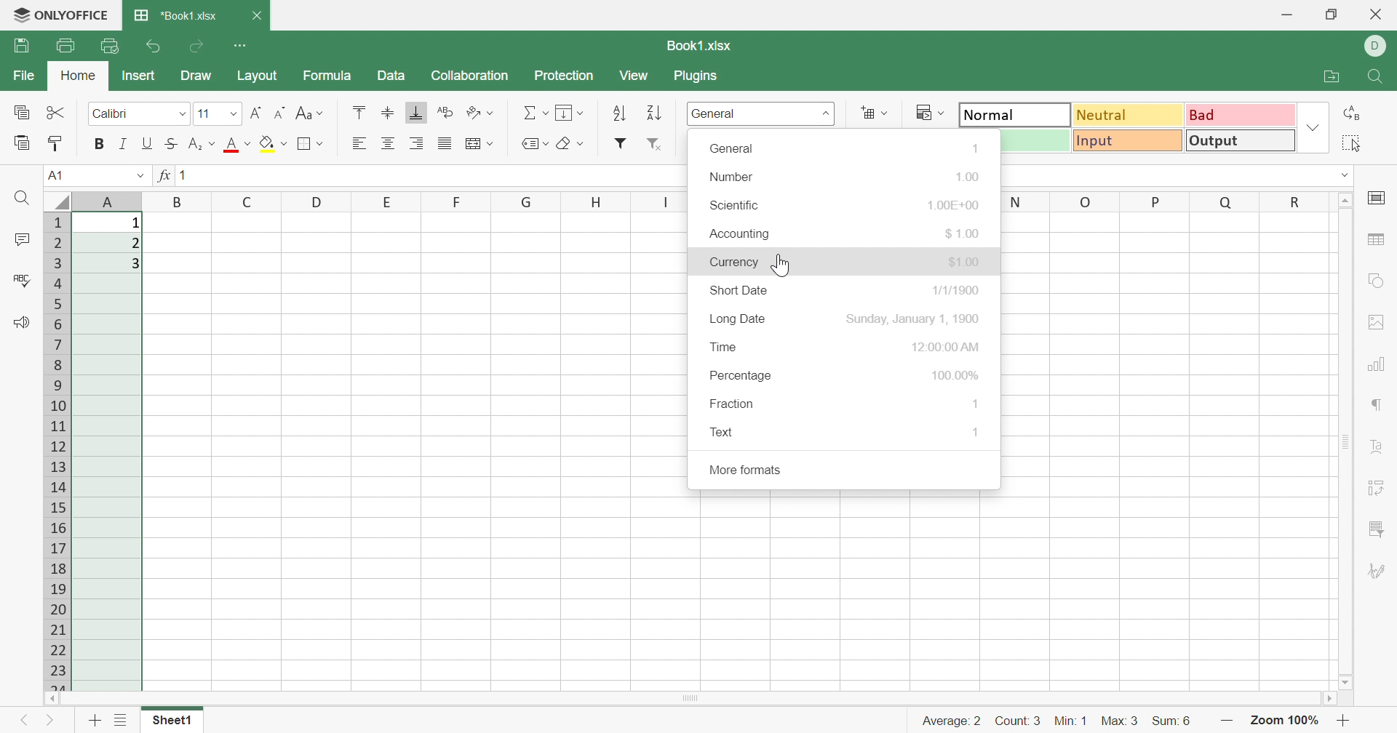  Describe the element at coordinates (1375, 529) in the screenshot. I see `Slicer settings` at that location.